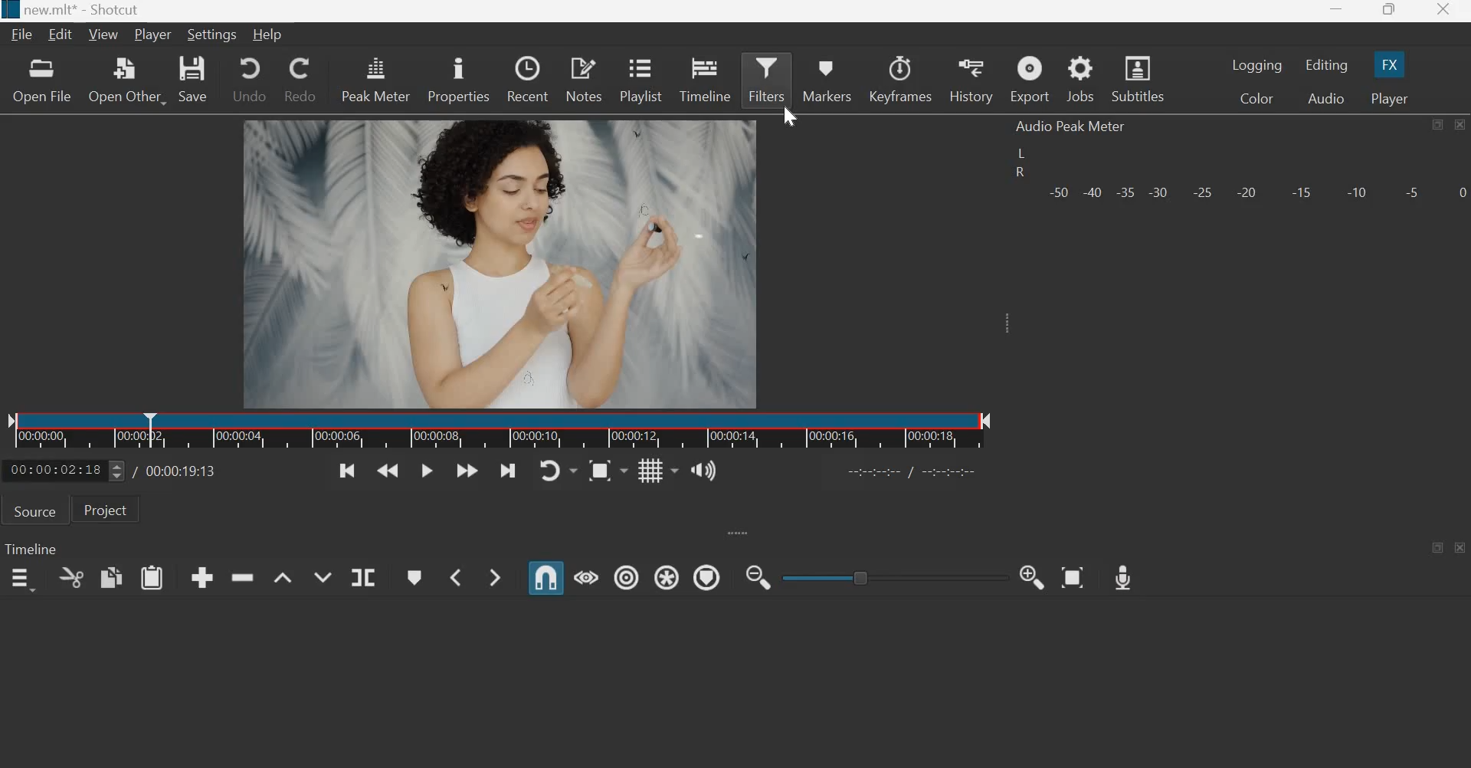 The height and width of the screenshot is (768, 1471). What do you see at coordinates (1257, 65) in the screenshot?
I see `Logging` at bounding box center [1257, 65].